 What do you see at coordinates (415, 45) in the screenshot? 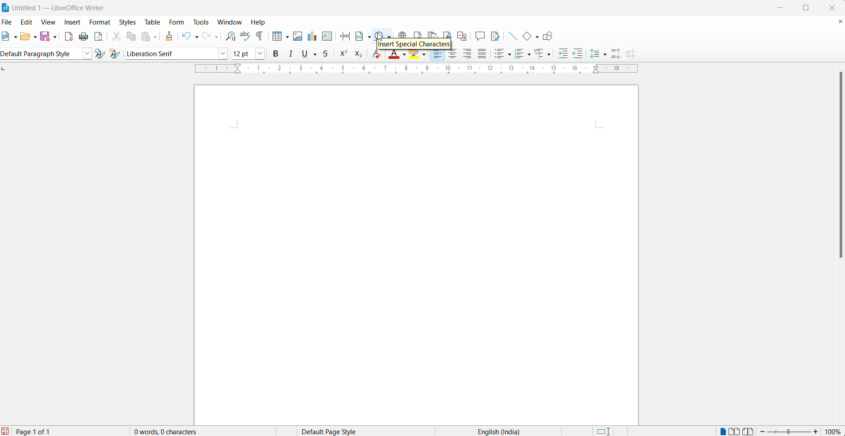
I see `hover text` at bounding box center [415, 45].